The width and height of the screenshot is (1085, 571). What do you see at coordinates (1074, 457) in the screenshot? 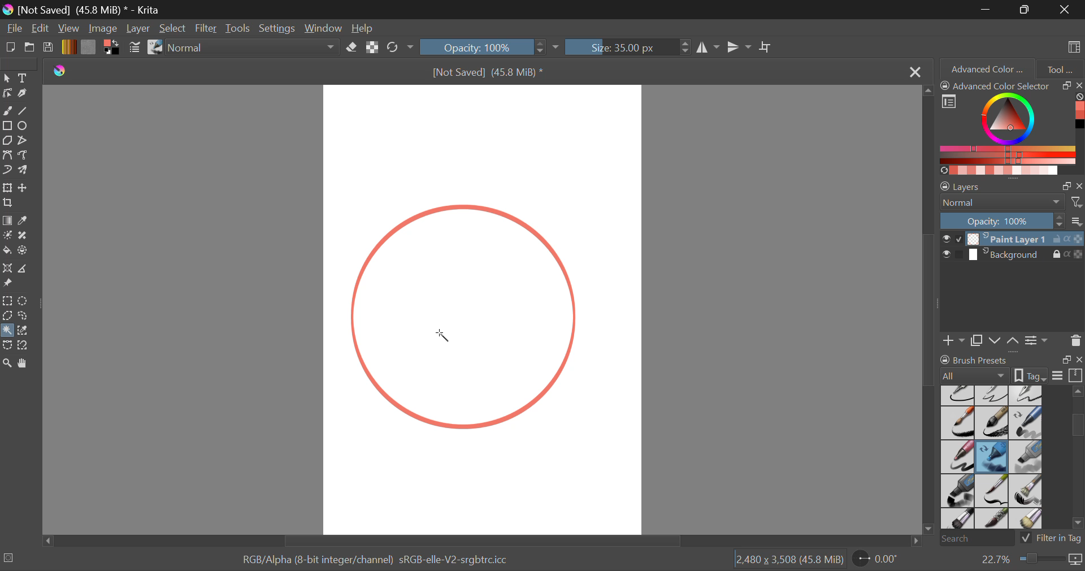
I see `slider` at bounding box center [1074, 457].